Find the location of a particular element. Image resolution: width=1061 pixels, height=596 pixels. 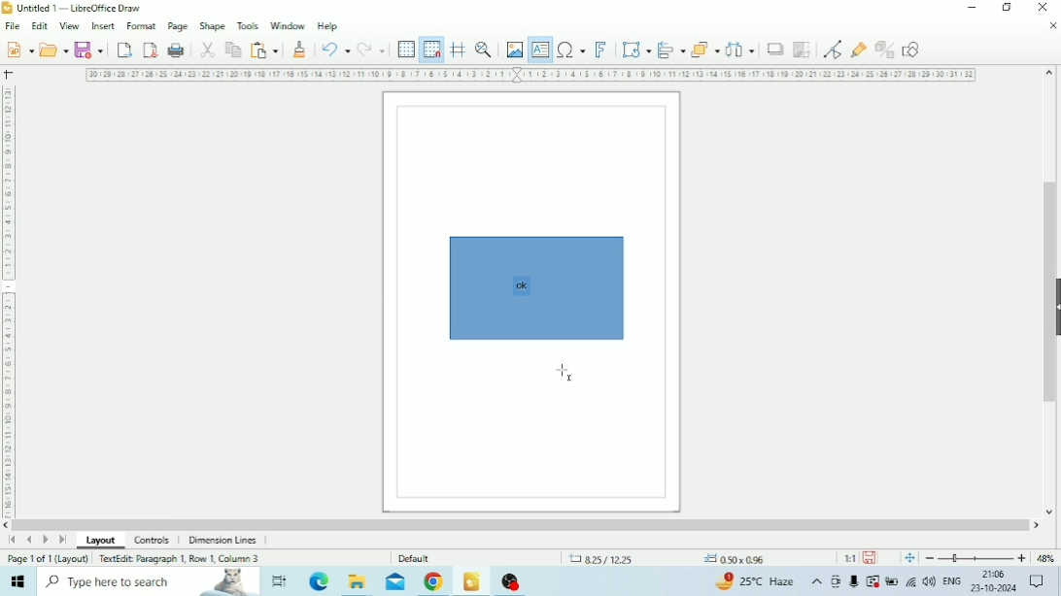

Insert Special Characters is located at coordinates (571, 50).